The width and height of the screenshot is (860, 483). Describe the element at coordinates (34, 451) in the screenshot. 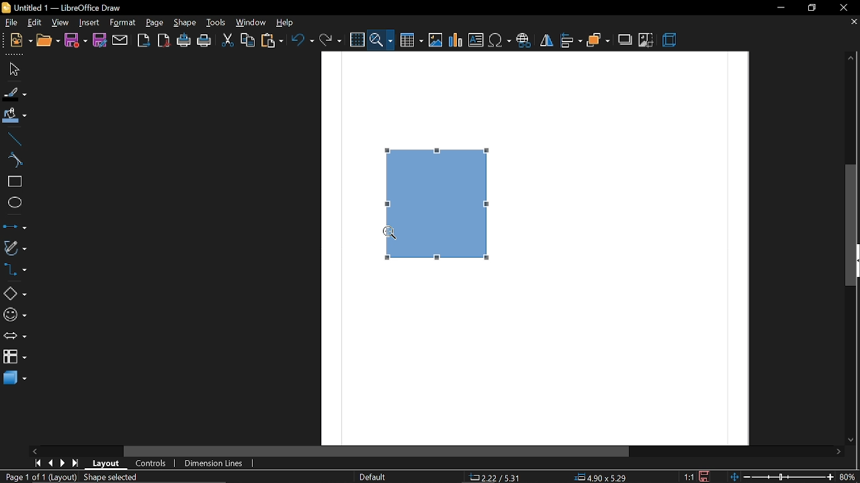

I see `move left` at that location.